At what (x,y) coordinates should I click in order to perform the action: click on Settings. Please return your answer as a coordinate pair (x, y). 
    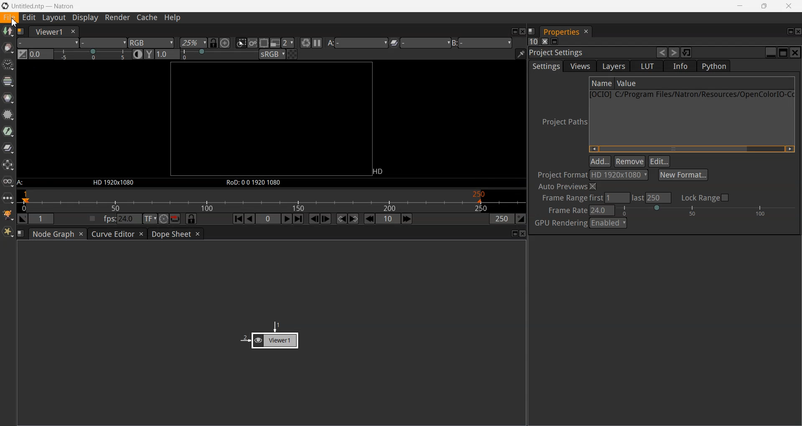
    Looking at the image, I should click on (546, 66).